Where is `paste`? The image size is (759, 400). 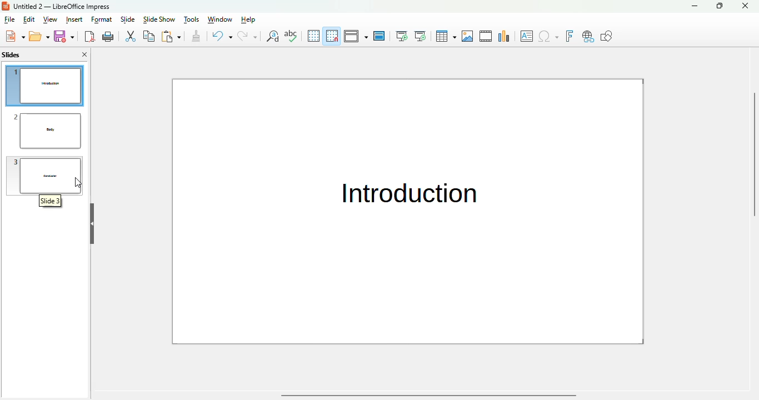
paste is located at coordinates (171, 36).